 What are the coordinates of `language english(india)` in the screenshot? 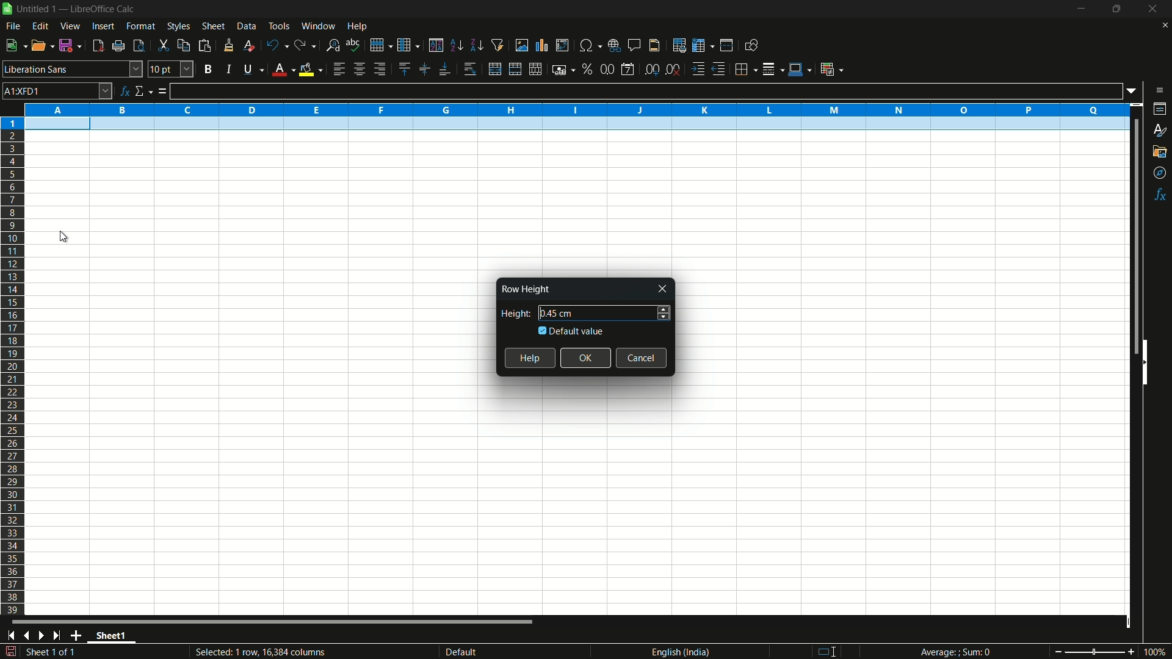 It's located at (677, 652).